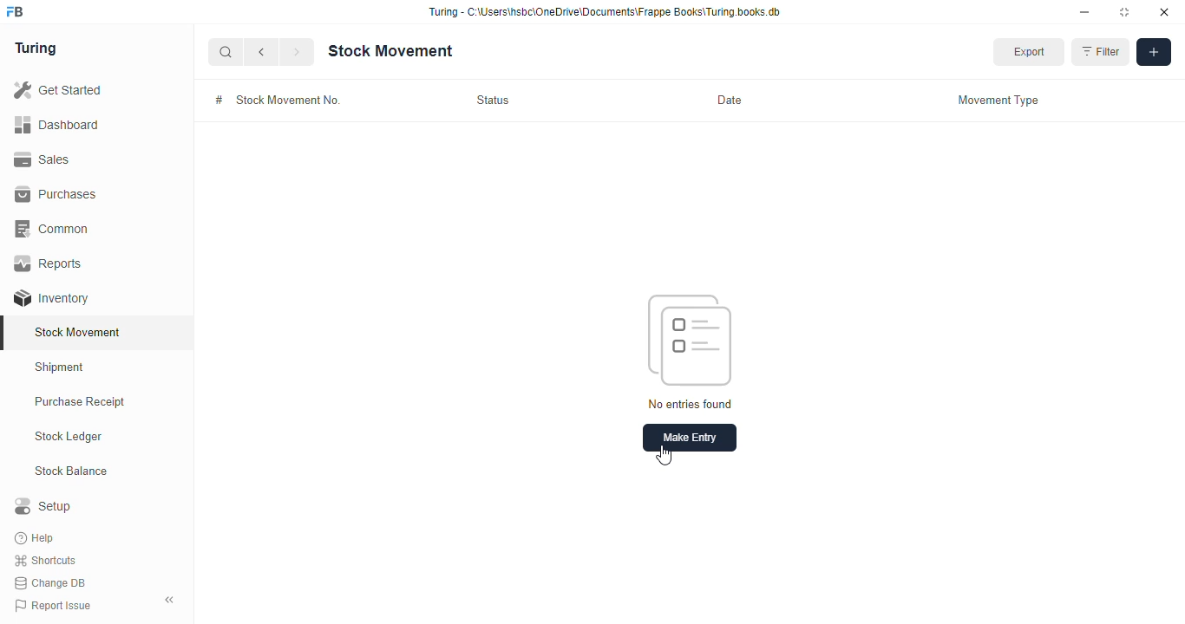  What do you see at coordinates (1101, 52) in the screenshot?
I see `filter` at bounding box center [1101, 52].